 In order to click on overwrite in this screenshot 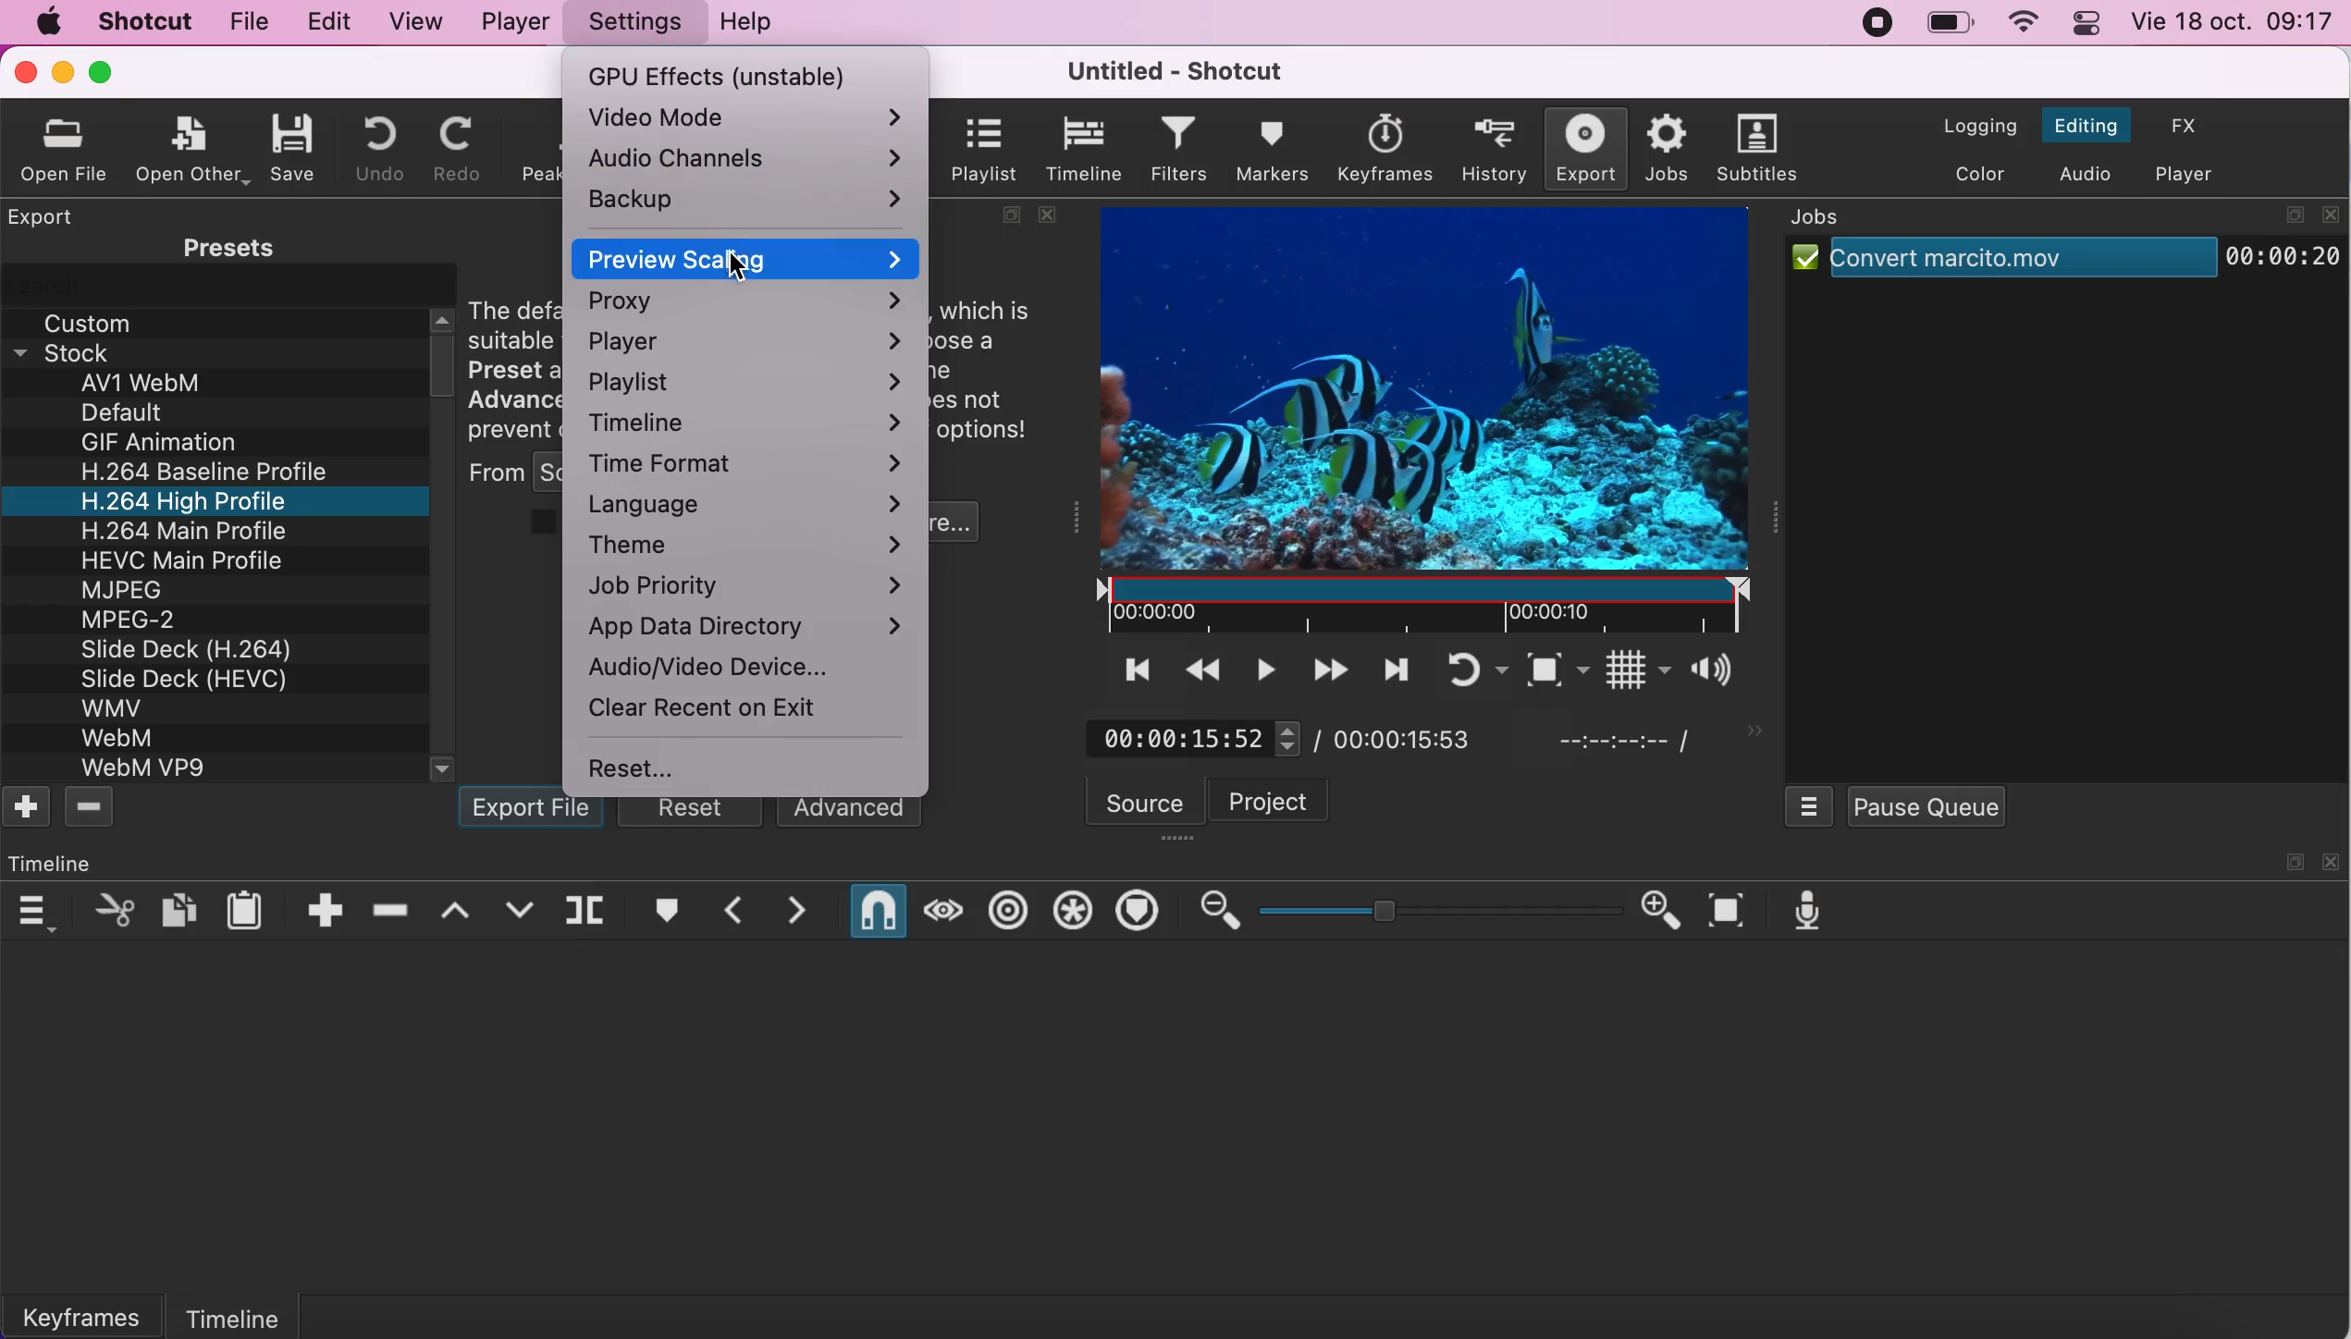, I will do `click(520, 910)`.